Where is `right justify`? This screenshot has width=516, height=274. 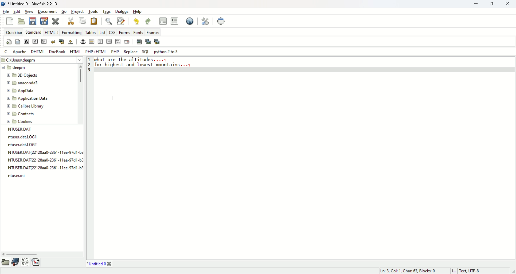
right justify is located at coordinates (109, 42).